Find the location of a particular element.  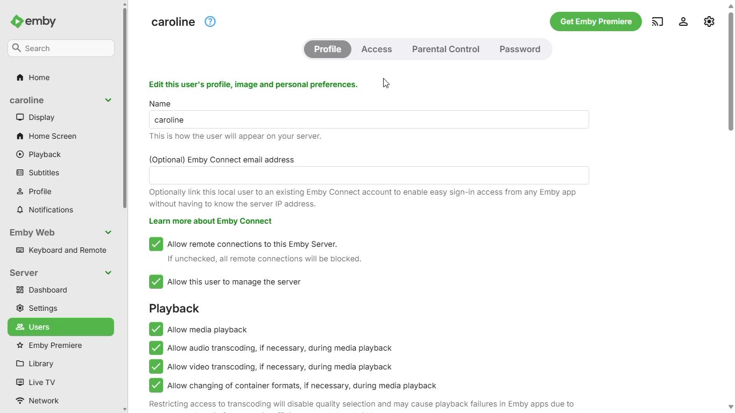

play on another device is located at coordinates (658, 21).